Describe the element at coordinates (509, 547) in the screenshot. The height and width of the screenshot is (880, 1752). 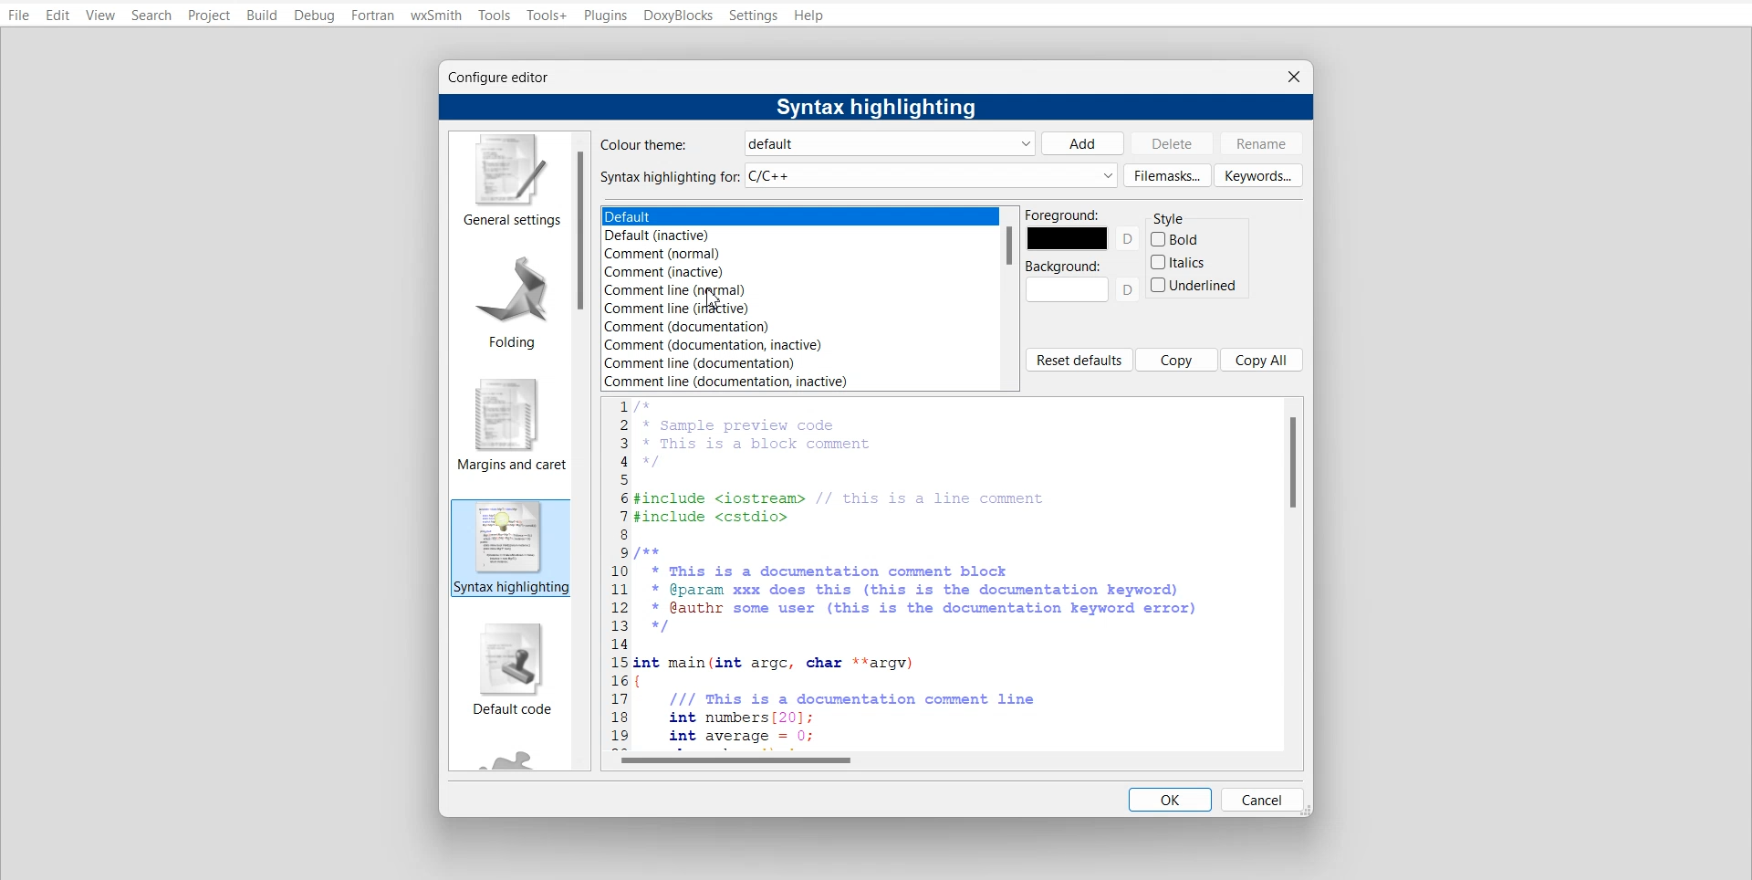
I see `syntax highlighting` at that location.